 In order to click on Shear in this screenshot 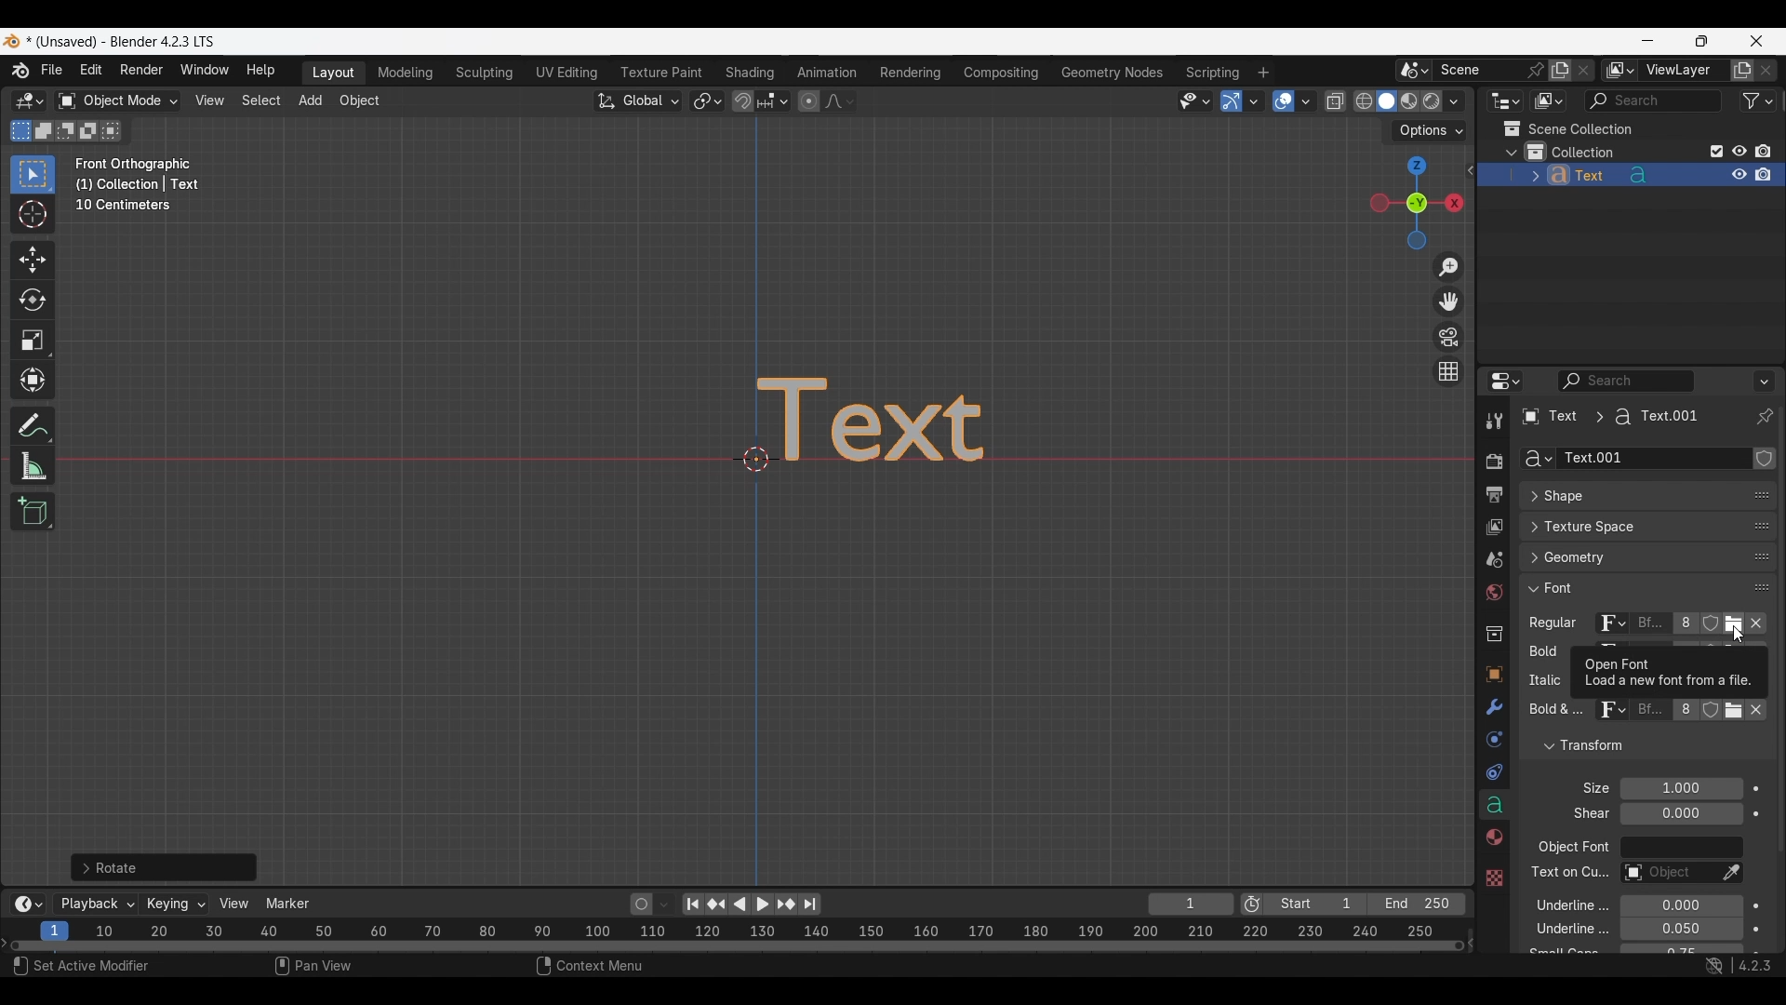, I will do `click(1681, 813)`.